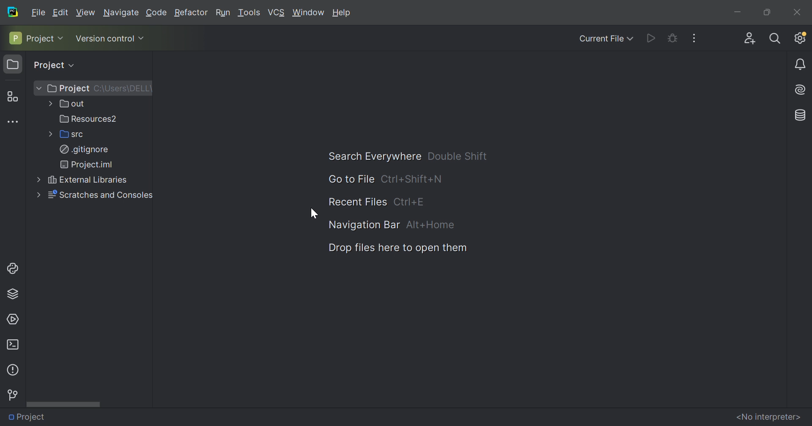 The width and height of the screenshot is (812, 426). I want to click on Navigation Bar, so click(364, 226).